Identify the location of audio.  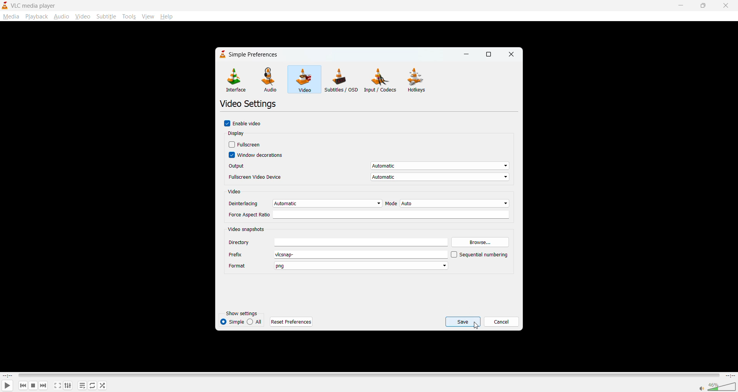
(62, 17).